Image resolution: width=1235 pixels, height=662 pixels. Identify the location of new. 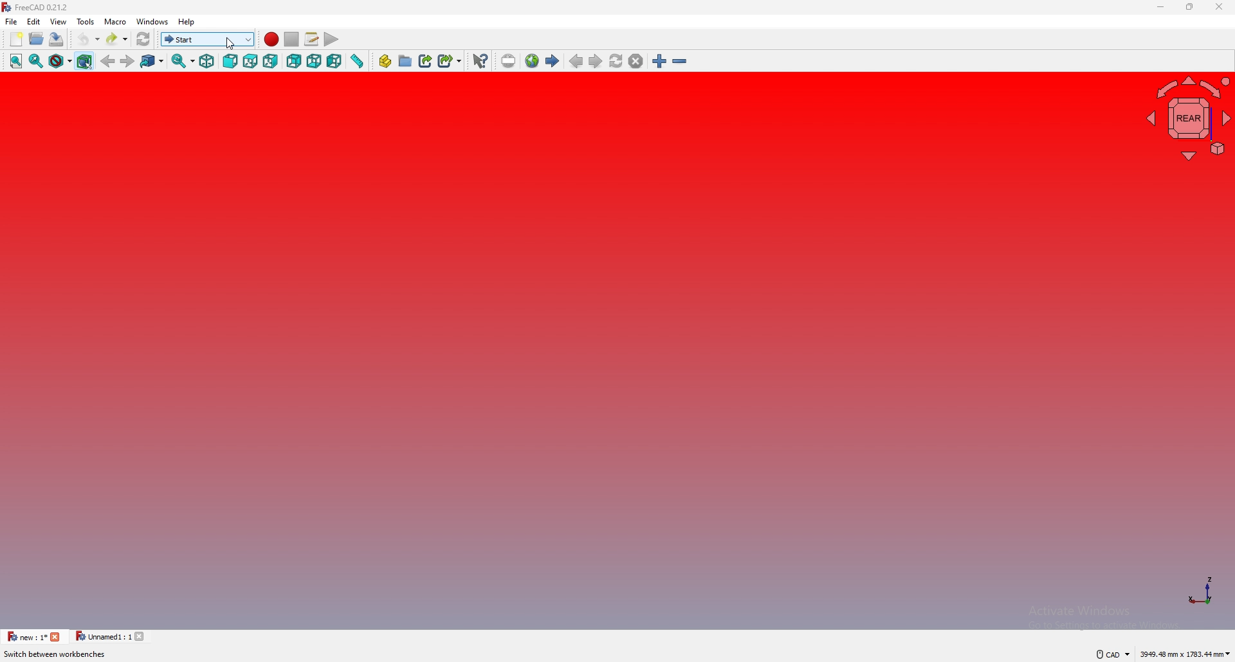
(15, 39).